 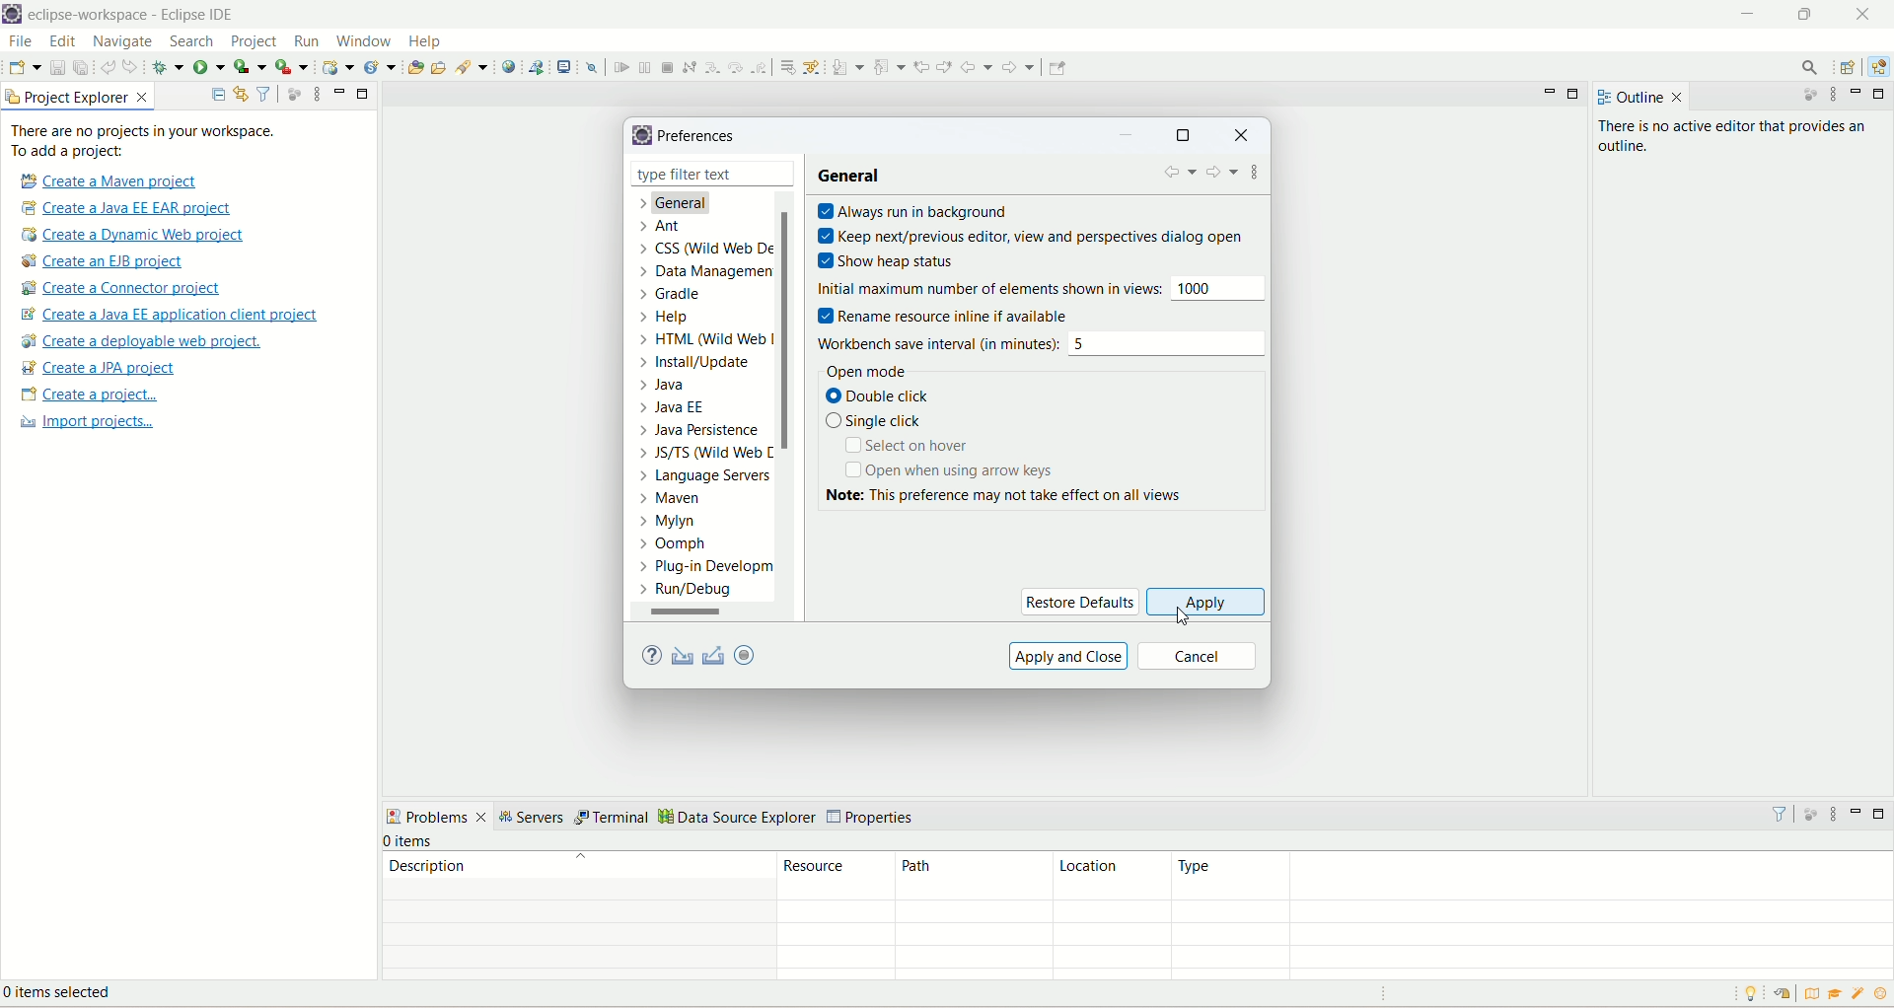 I want to click on create a Java EE application client project, so click(x=169, y=317).